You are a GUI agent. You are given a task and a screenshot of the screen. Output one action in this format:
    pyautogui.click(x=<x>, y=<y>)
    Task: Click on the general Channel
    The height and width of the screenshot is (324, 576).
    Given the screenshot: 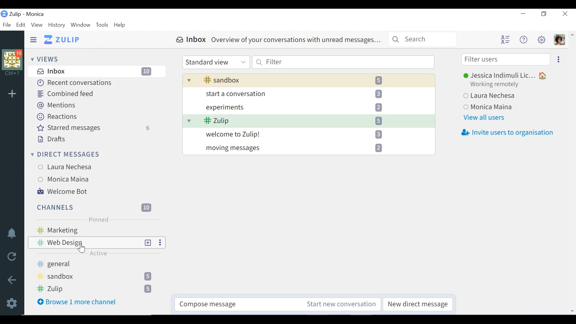 What is the action you would take?
    pyautogui.click(x=96, y=264)
    